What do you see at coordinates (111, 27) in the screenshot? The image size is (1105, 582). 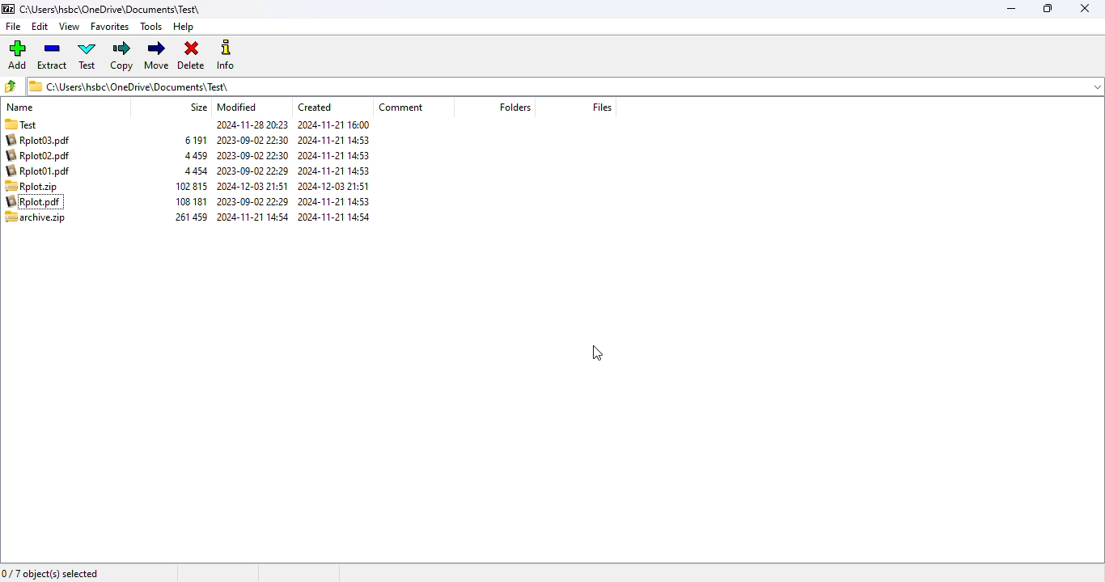 I see `favorites` at bounding box center [111, 27].